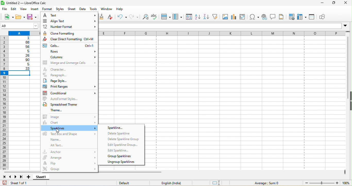 This screenshot has width=352, height=186. I want to click on column, so click(178, 17).